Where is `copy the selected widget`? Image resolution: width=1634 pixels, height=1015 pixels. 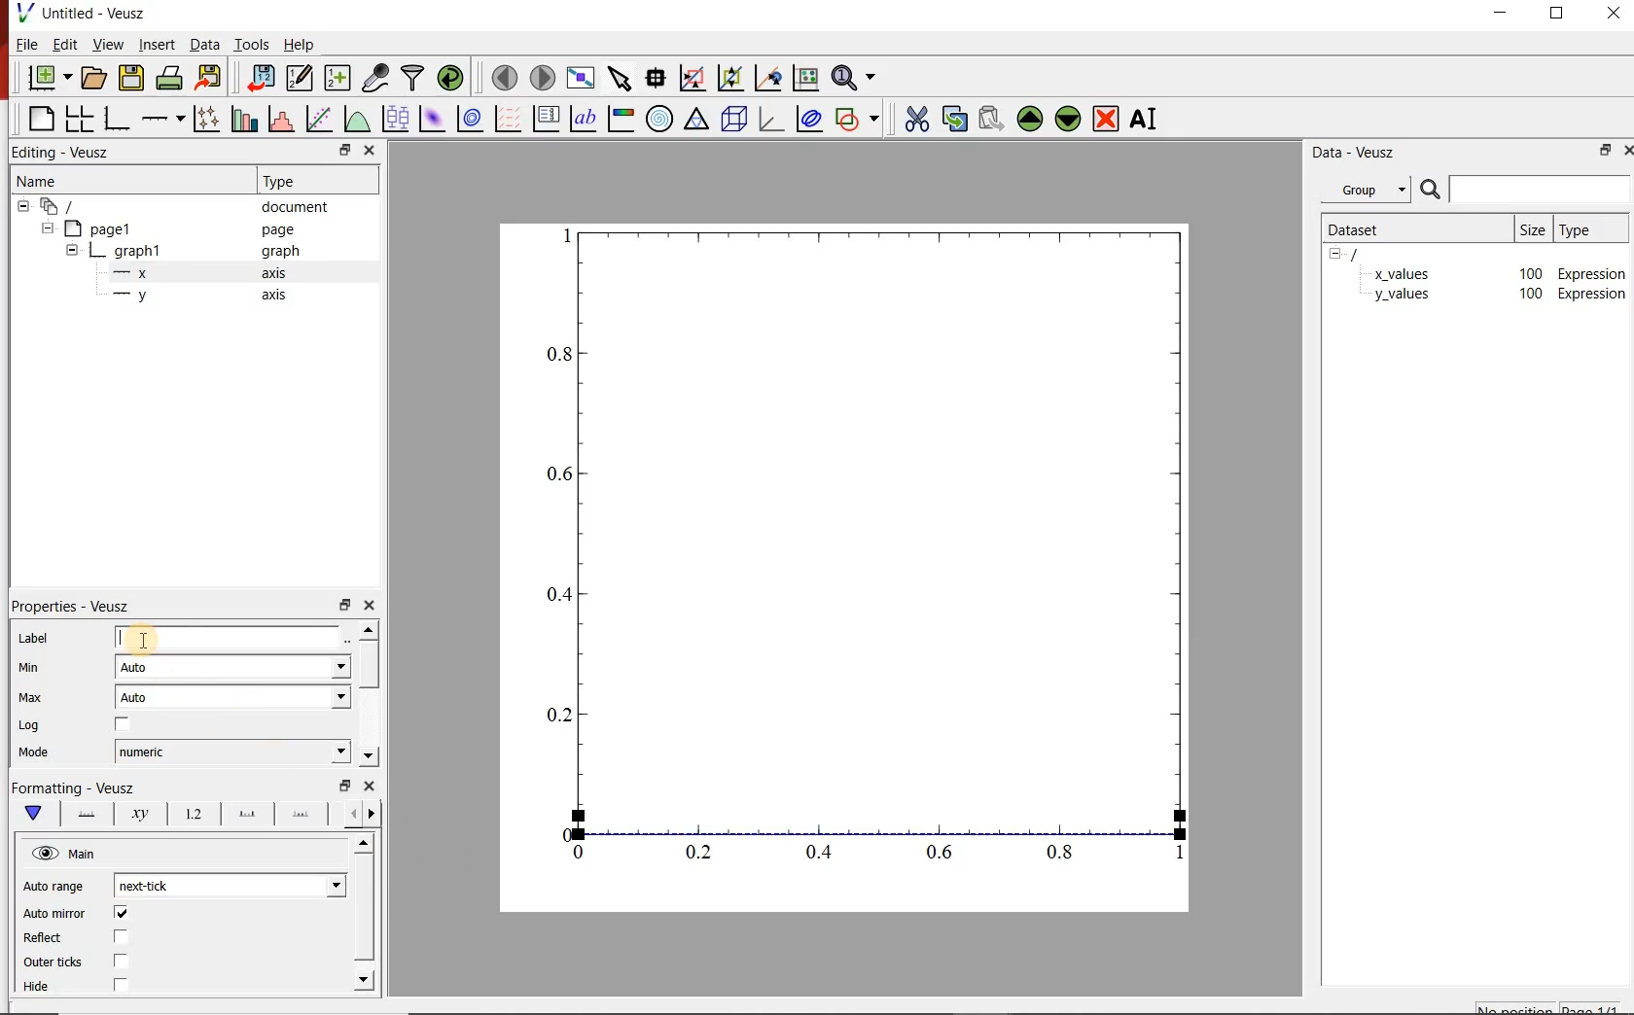
copy the selected widget is located at coordinates (953, 120).